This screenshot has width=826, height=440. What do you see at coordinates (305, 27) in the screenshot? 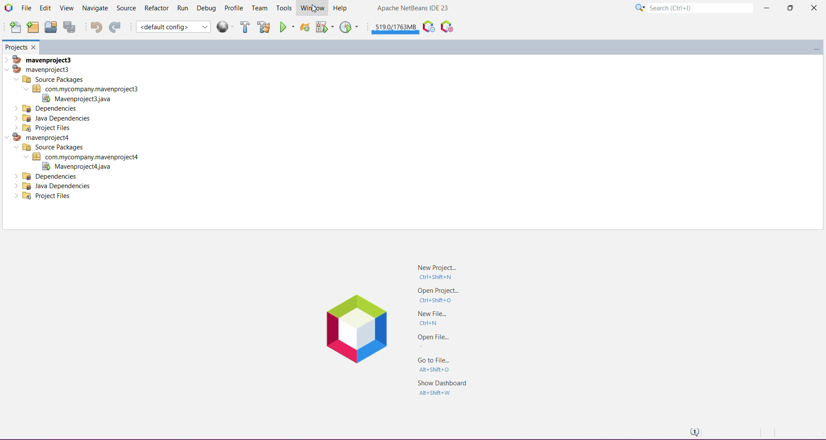
I see `Reload` at bounding box center [305, 27].